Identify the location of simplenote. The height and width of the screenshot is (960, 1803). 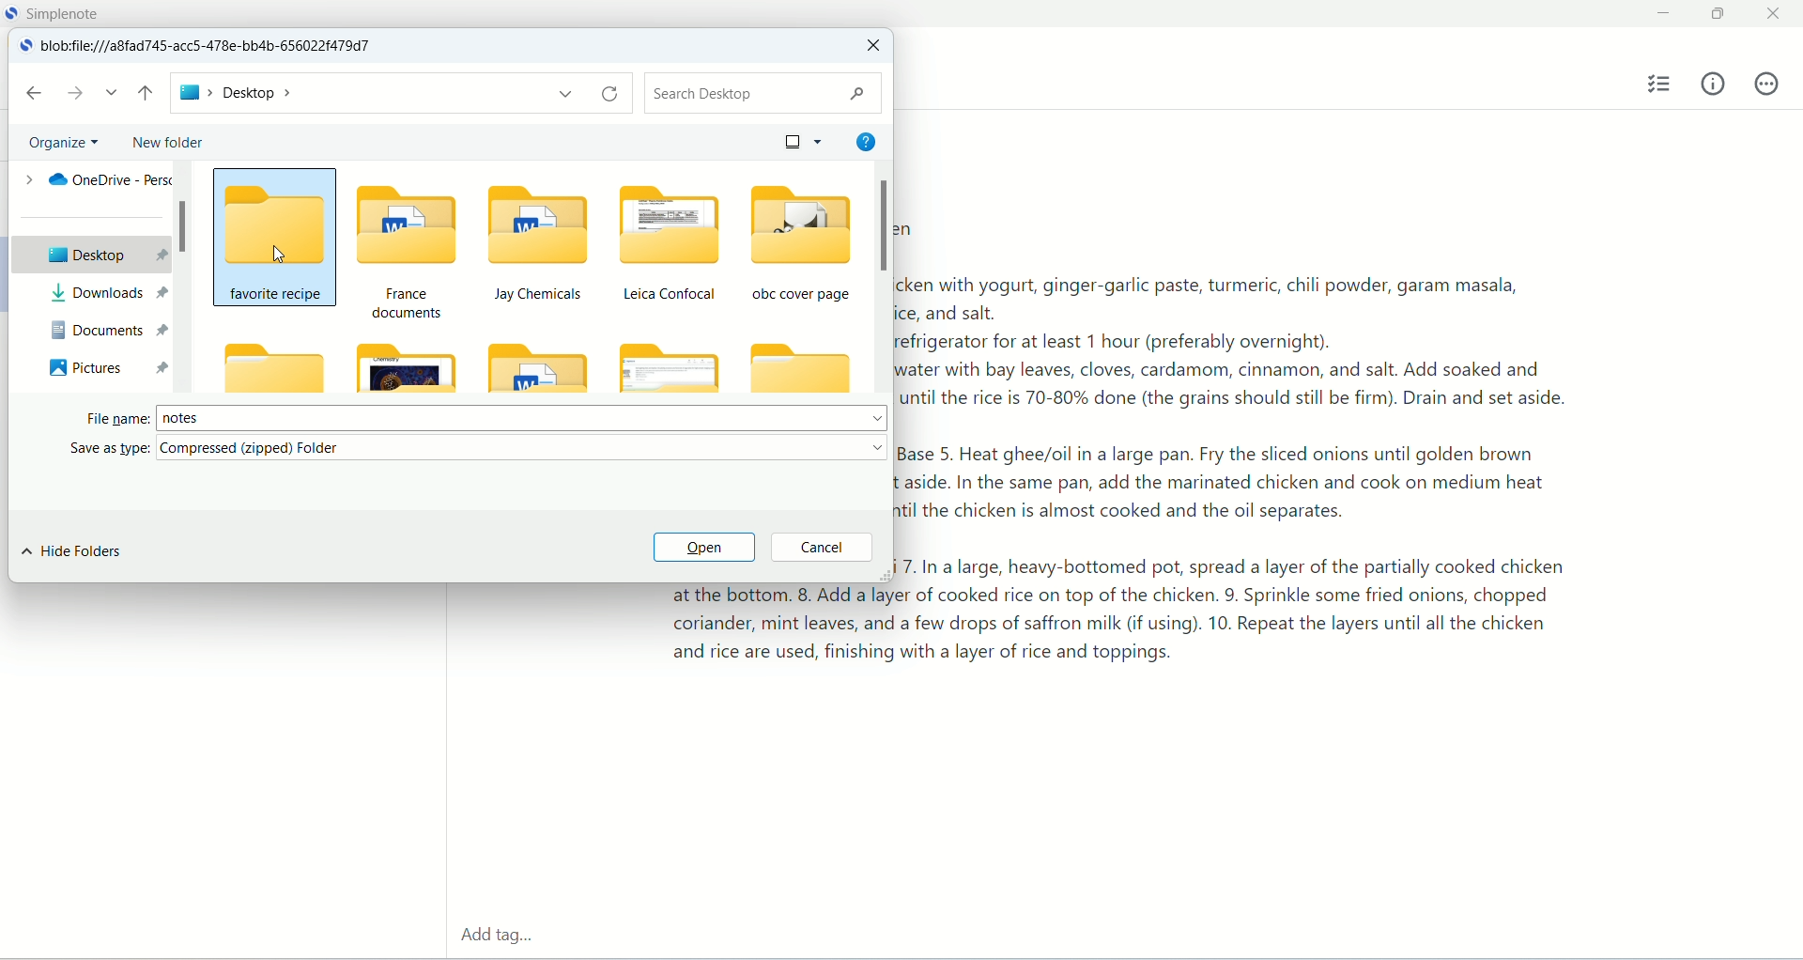
(74, 13).